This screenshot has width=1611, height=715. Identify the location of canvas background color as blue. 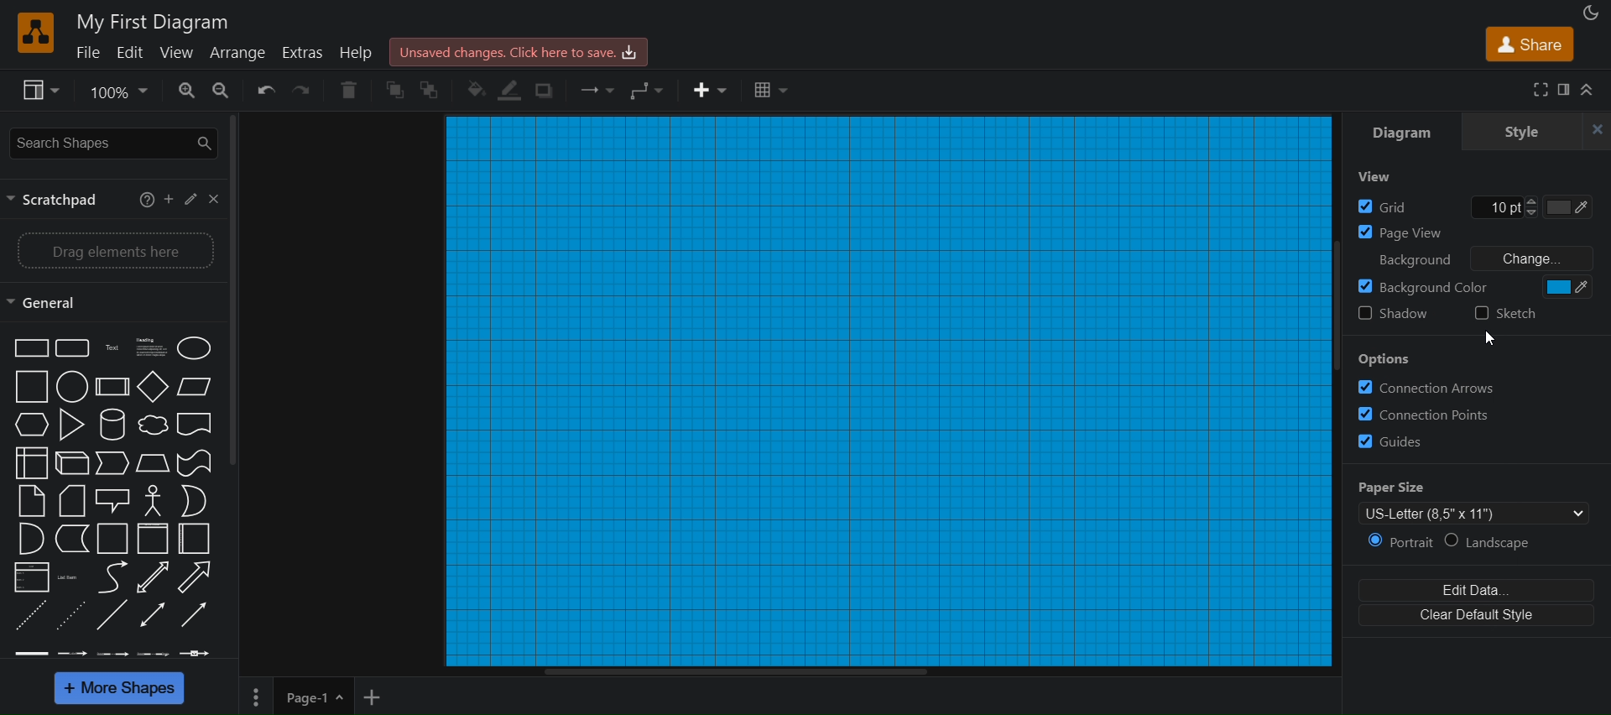
(885, 393).